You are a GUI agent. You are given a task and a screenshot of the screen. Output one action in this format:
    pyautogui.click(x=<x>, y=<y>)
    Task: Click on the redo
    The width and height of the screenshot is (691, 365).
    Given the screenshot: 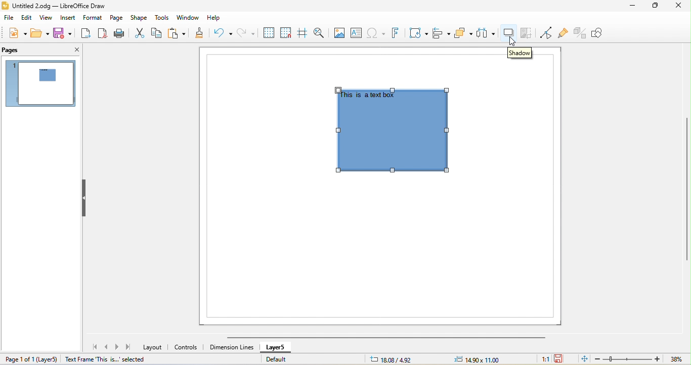 What is the action you would take?
    pyautogui.click(x=248, y=34)
    